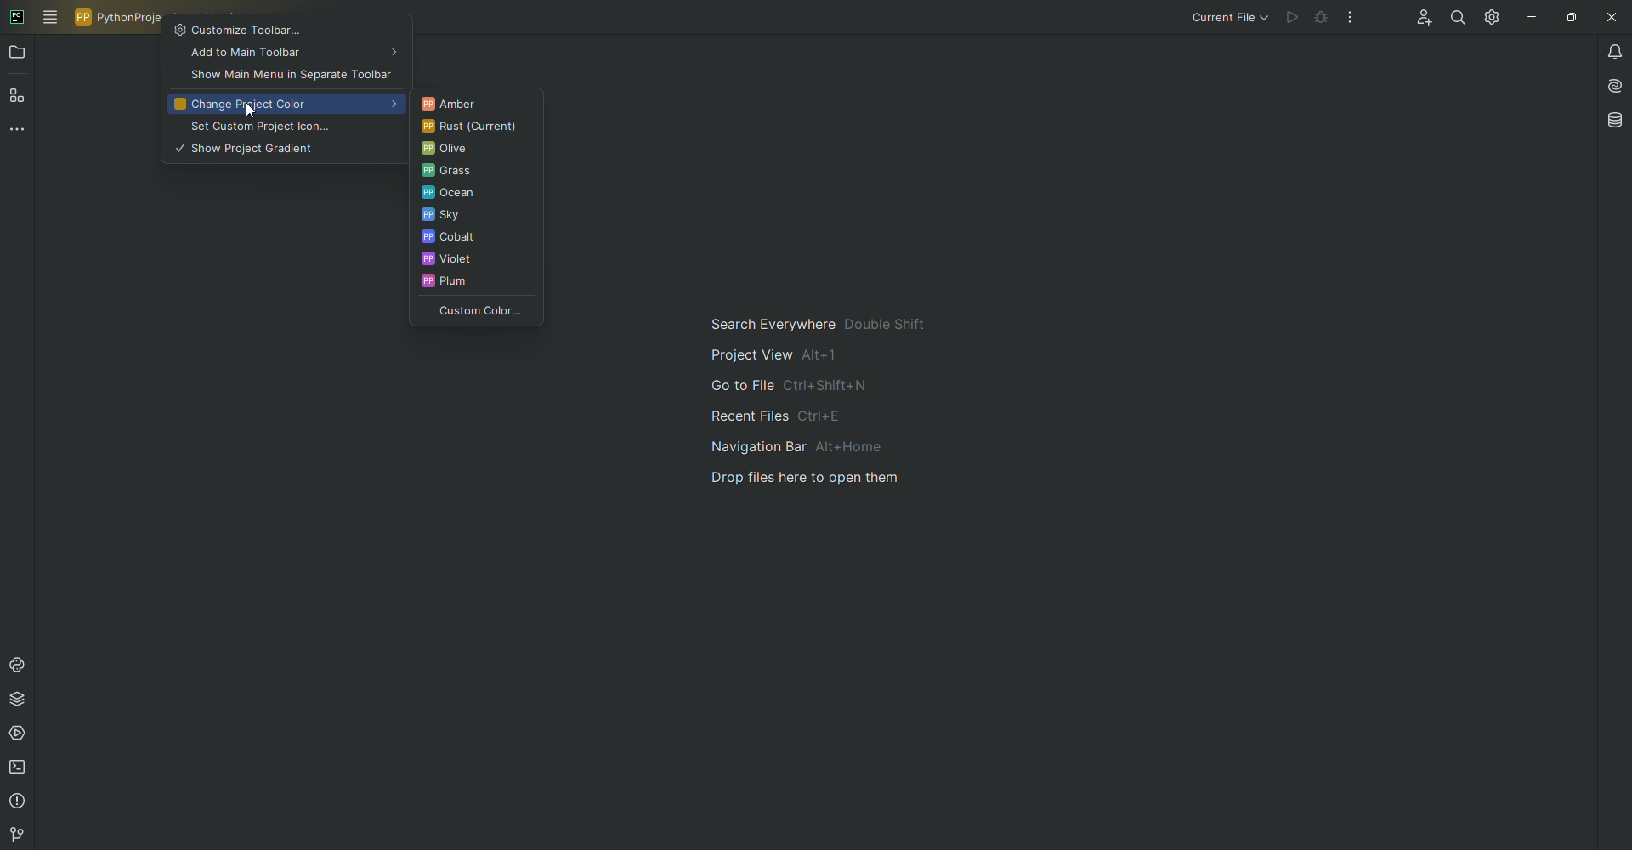 This screenshot has height=850, width=1632. What do you see at coordinates (479, 195) in the screenshot?
I see `Ocean` at bounding box center [479, 195].